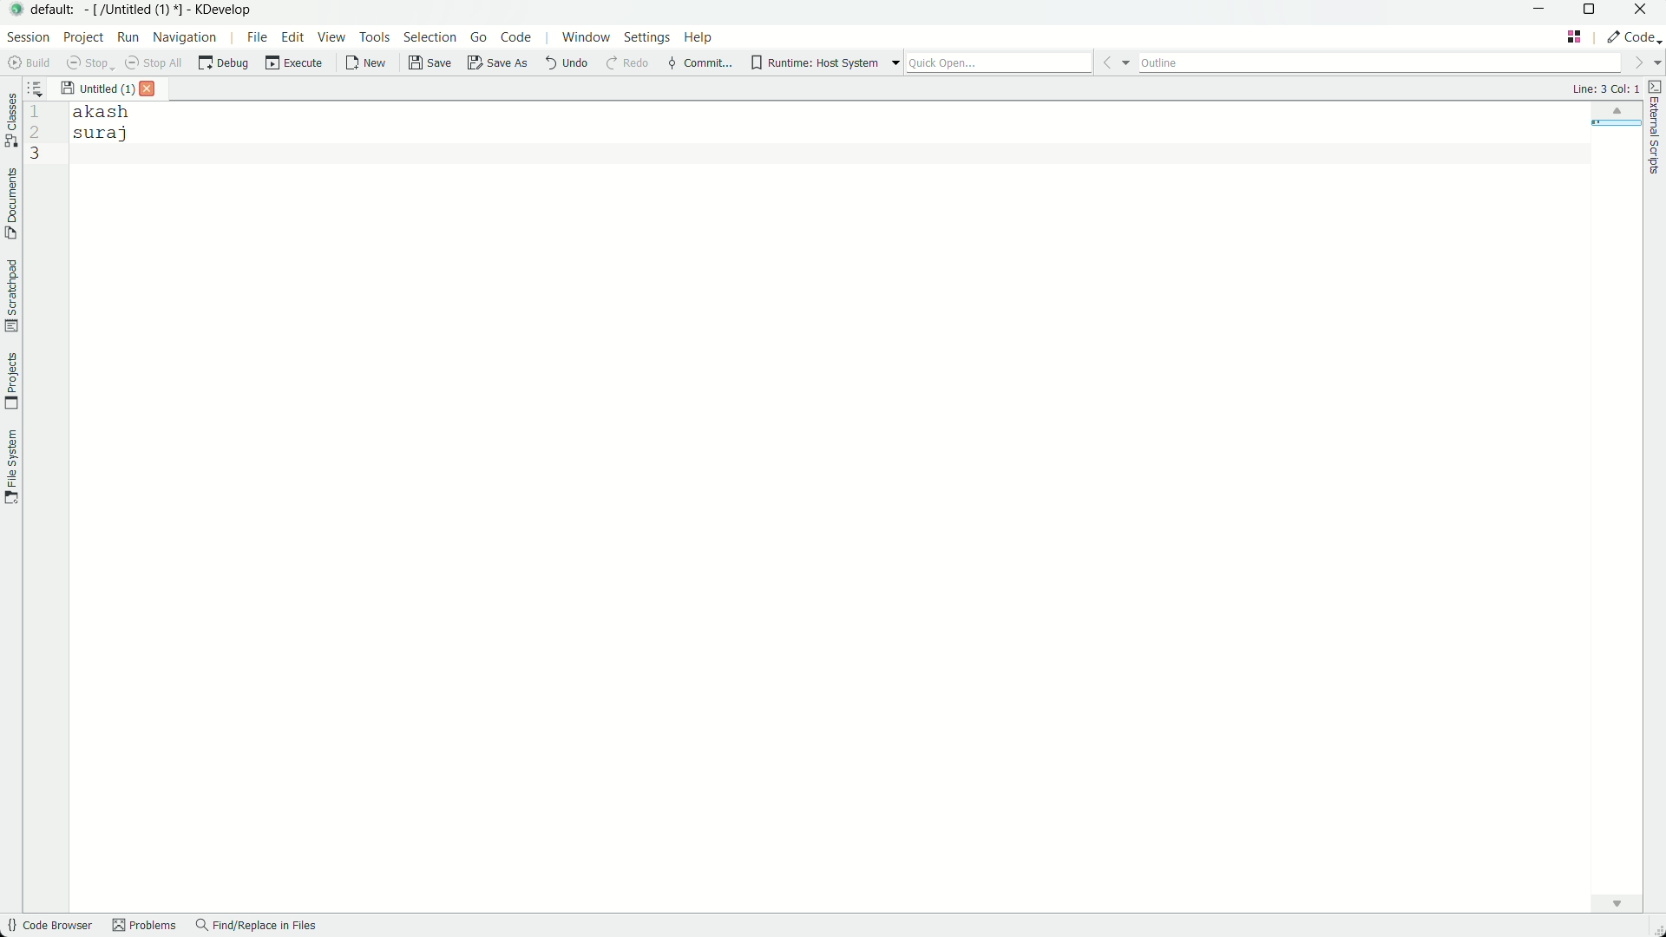  I want to click on session menu, so click(27, 36).